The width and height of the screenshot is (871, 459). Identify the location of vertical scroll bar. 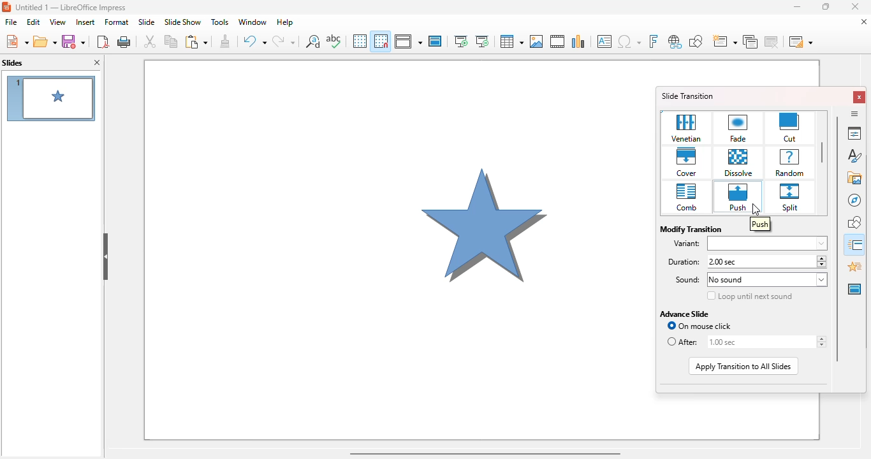
(823, 153).